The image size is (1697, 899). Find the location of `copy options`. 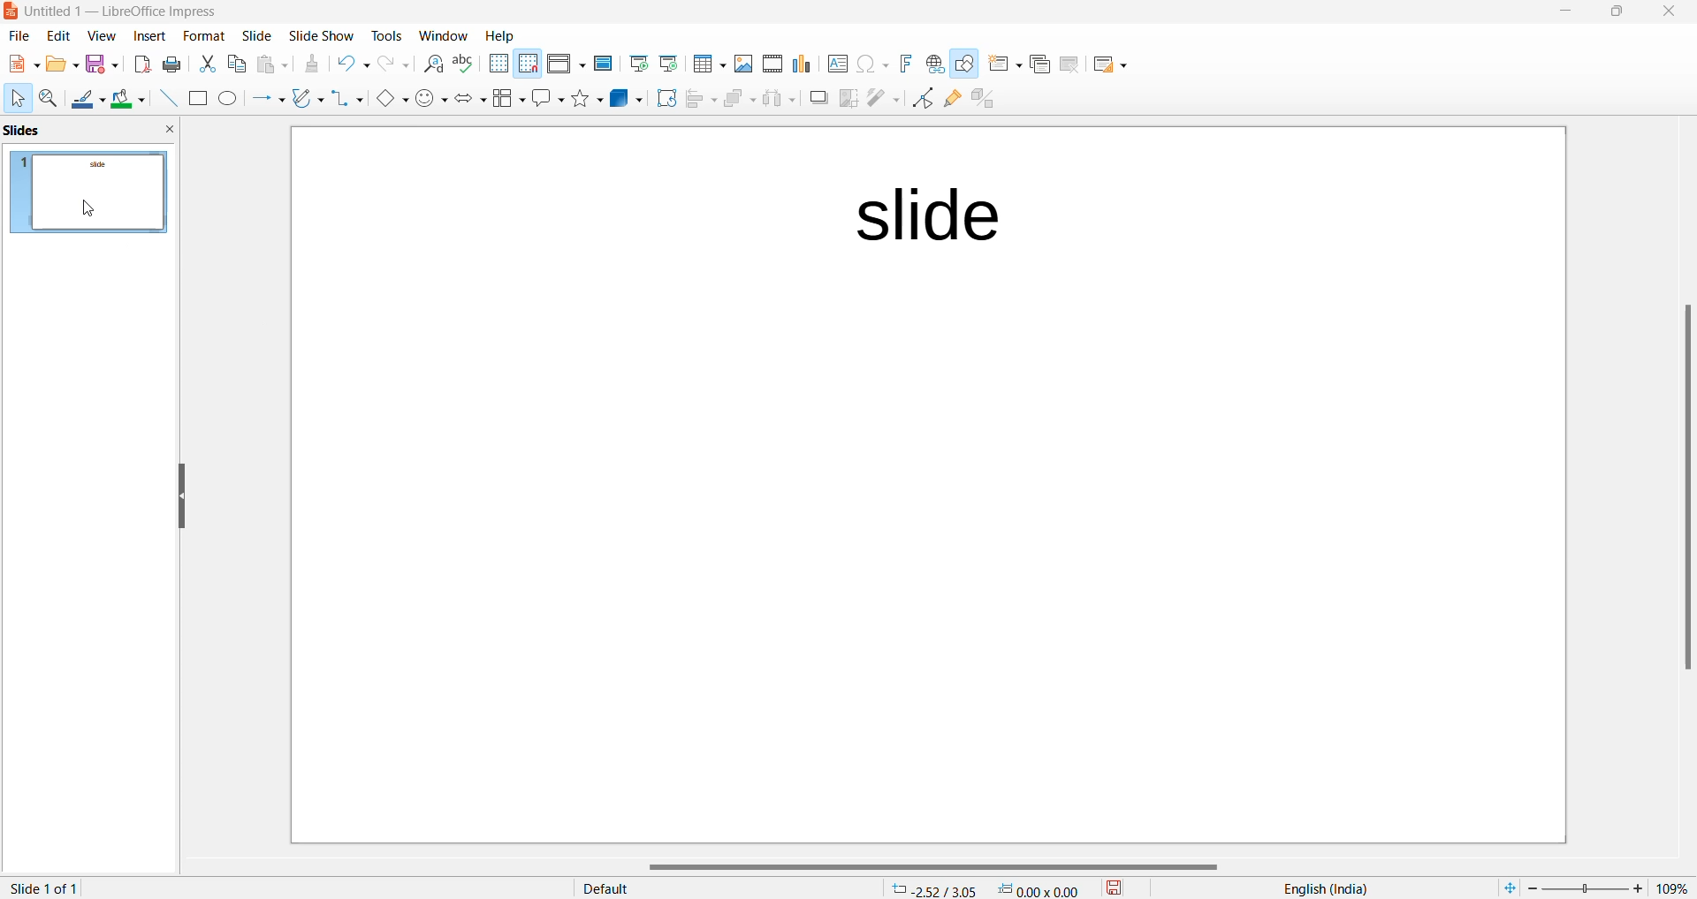

copy options is located at coordinates (238, 65).